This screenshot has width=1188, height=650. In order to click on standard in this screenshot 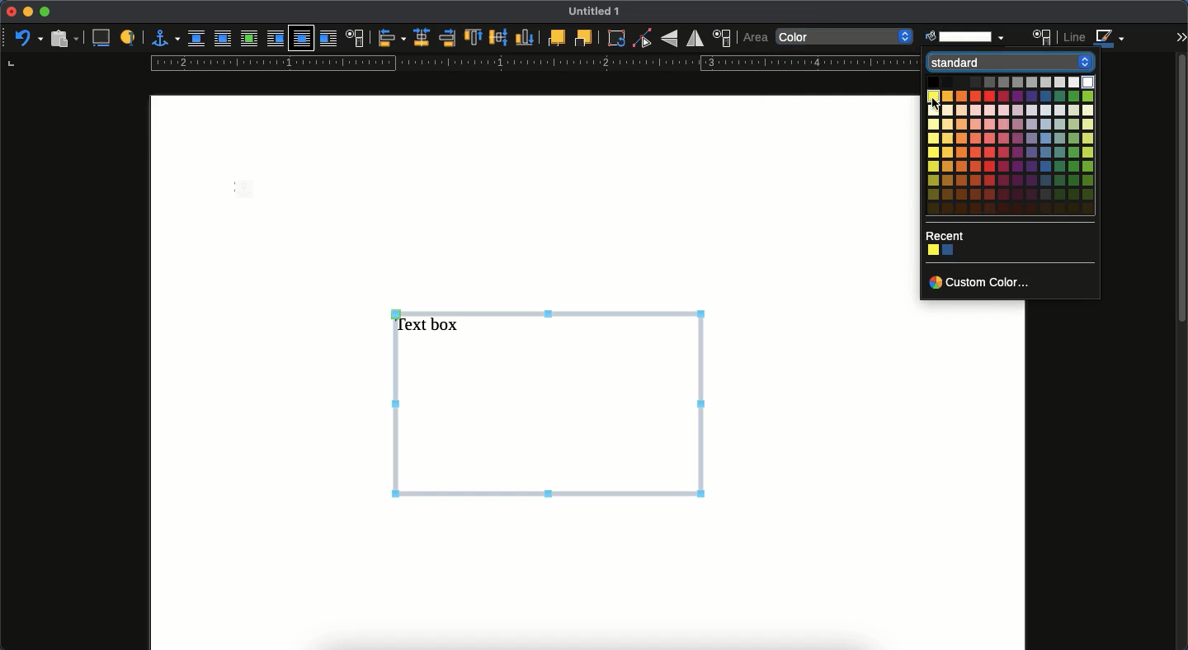, I will do `click(1006, 63)`.